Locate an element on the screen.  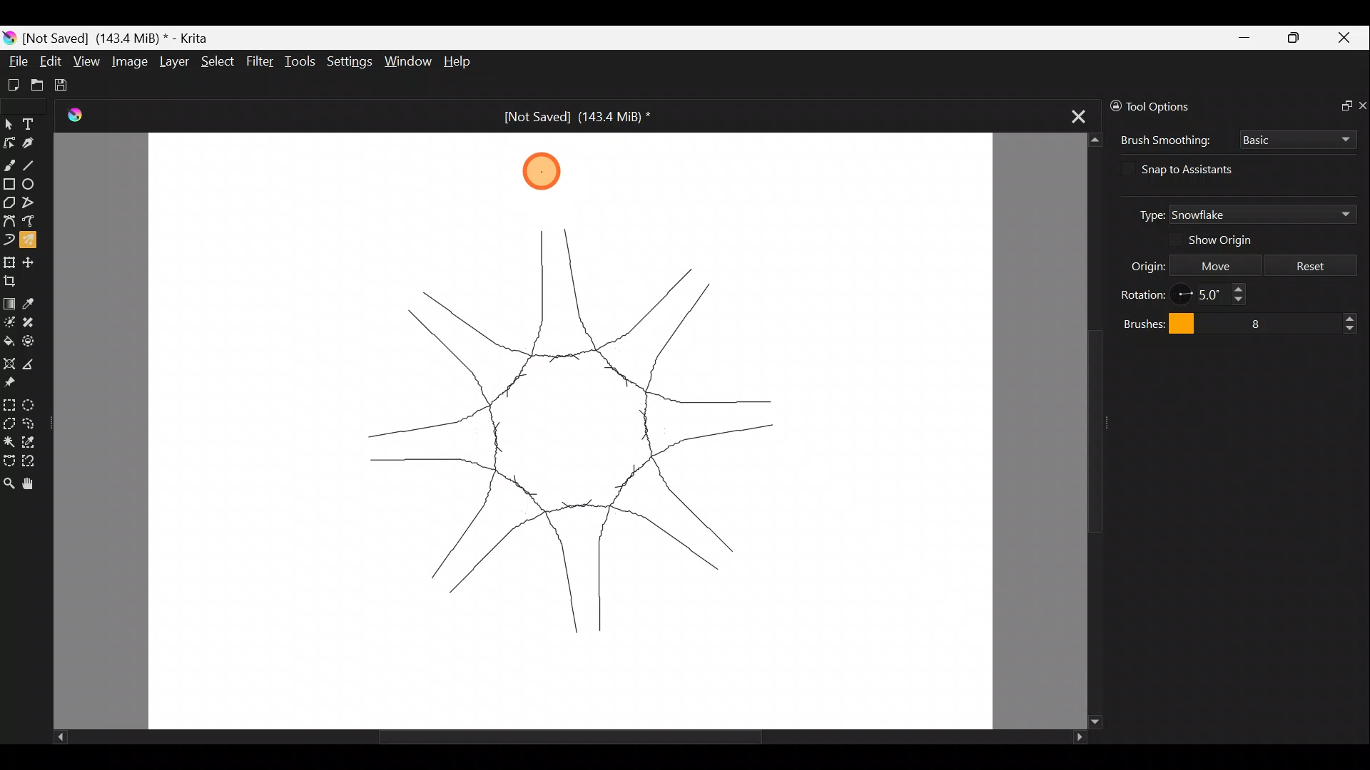
Close docker is located at coordinates (1361, 103).